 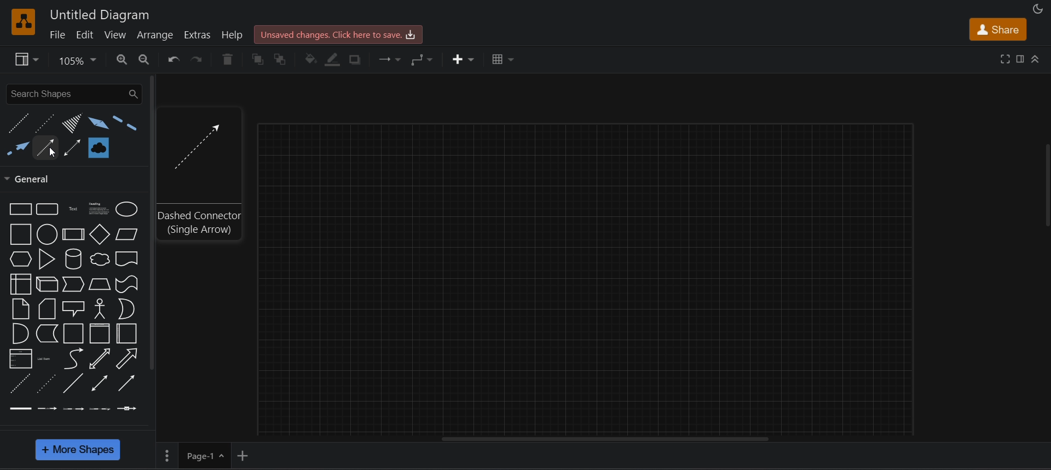 I want to click on dashed arrow head, so click(x=17, y=151).